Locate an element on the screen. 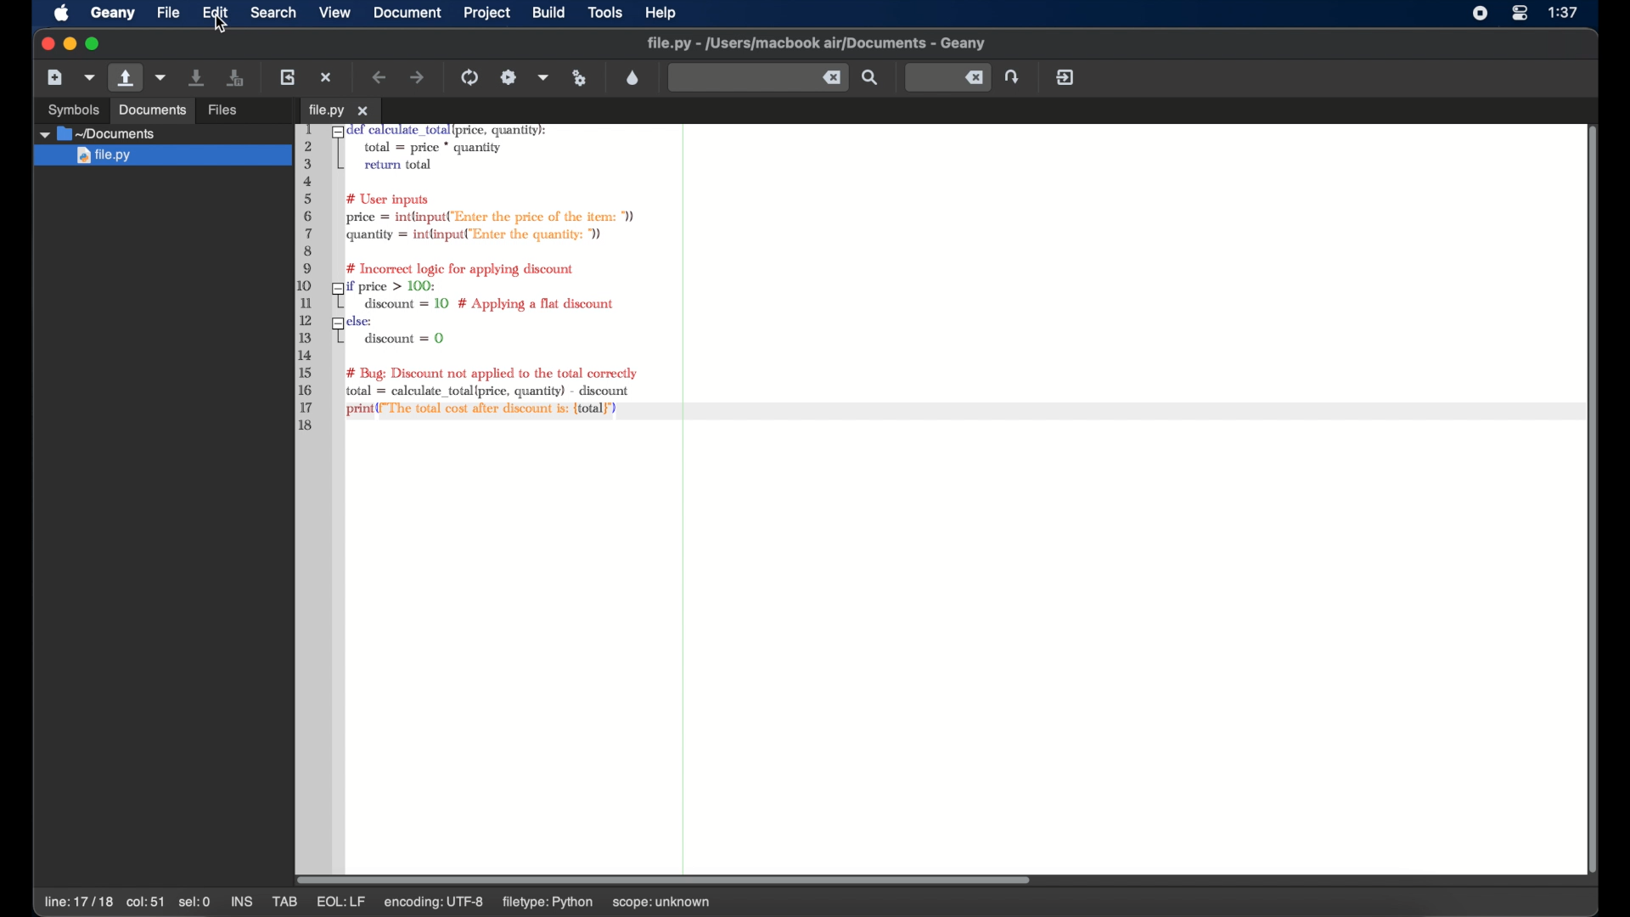 The width and height of the screenshot is (1630, 917). python syntax is located at coordinates (470, 278).